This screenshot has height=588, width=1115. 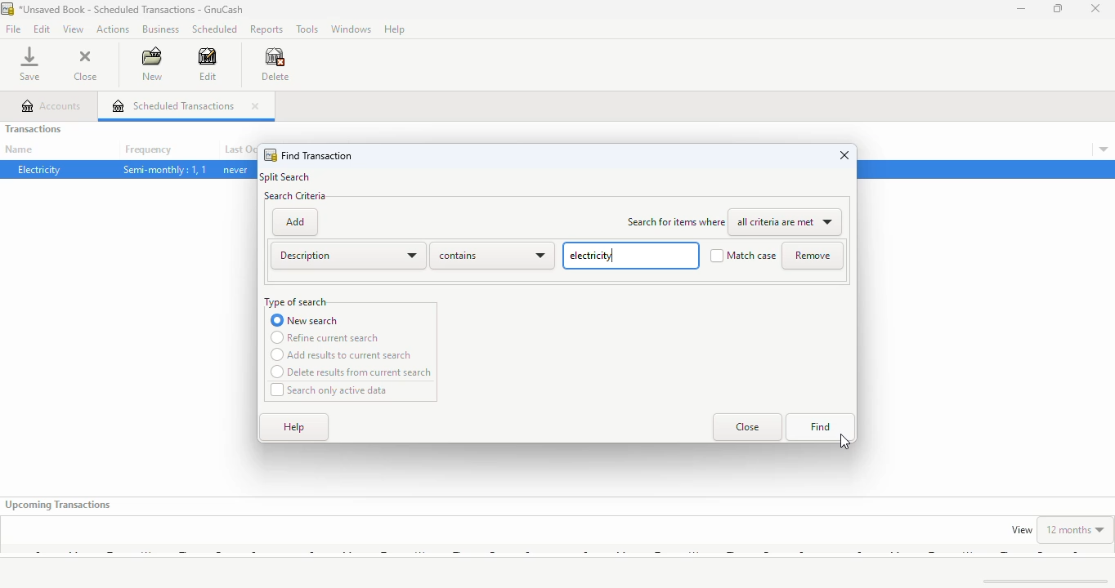 What do you see at coordinates (676, 222) in the screenshot?
I see `search for items where` at bounding box center [676, 222].